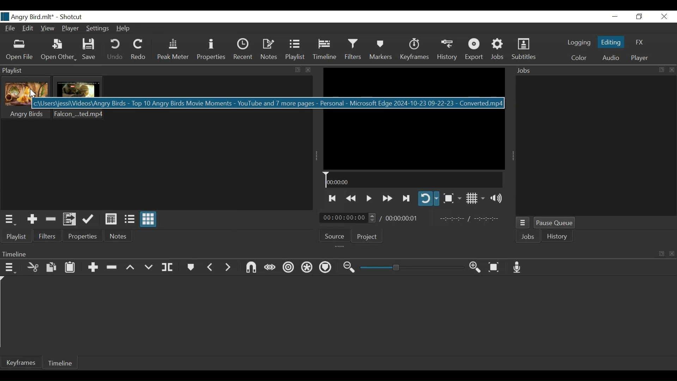 The height and width of the screenshot is (381, 677). What do you see at coordinates (405, 198) in the screenshot?
I see `Skip to the next point` at bounding box center [405, 198].